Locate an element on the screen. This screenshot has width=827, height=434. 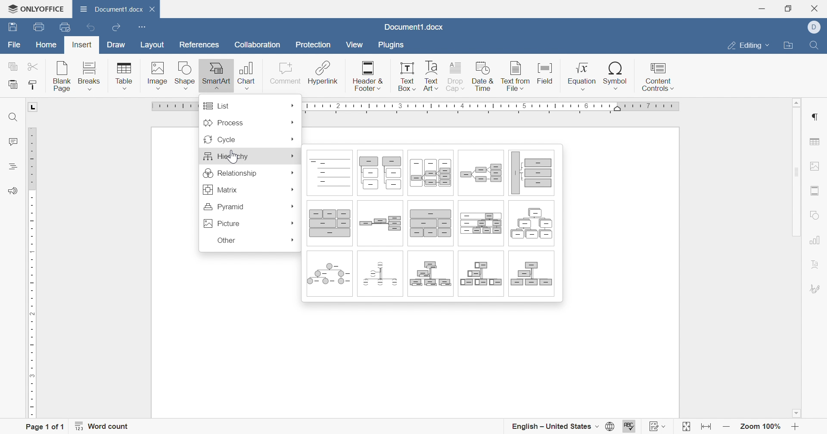
Image is located at coordinates (159, 76).